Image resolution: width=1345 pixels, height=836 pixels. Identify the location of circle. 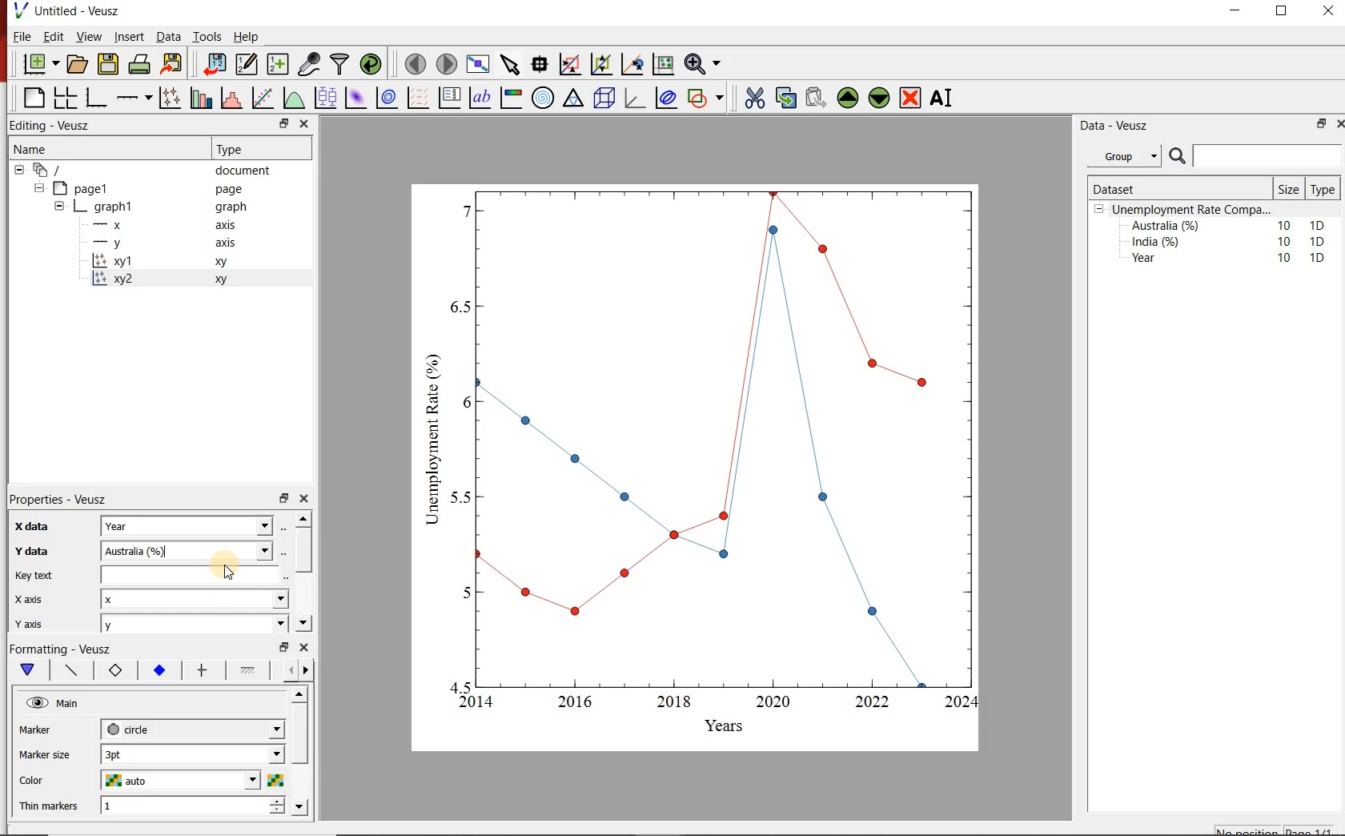
(191, 727).